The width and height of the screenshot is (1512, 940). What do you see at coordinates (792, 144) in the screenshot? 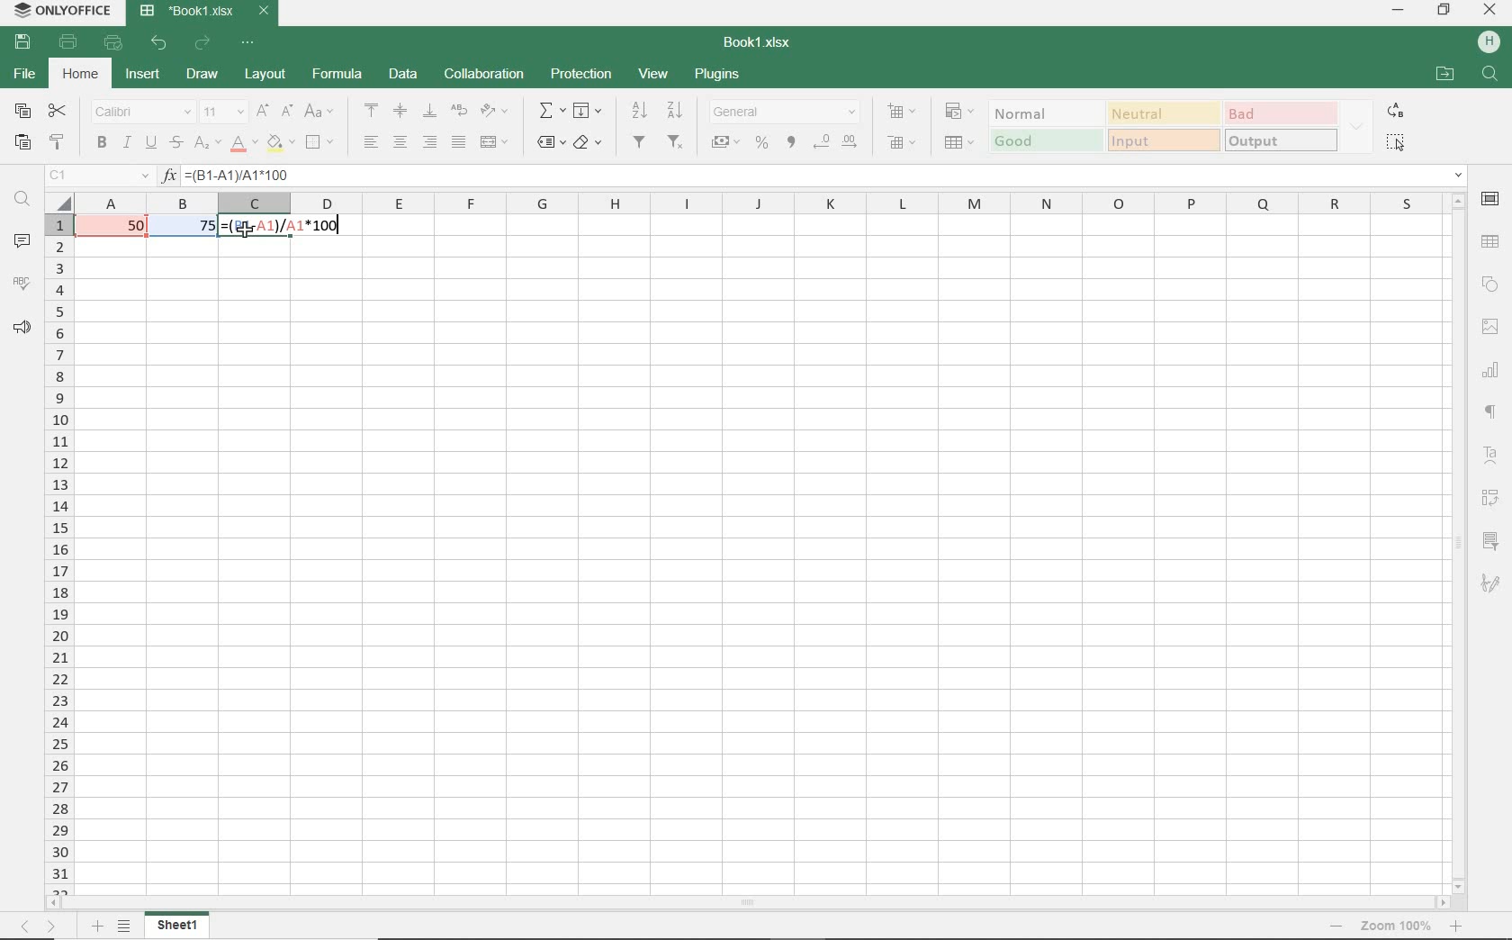
I see `comma style` at bounding box center [792, 144].